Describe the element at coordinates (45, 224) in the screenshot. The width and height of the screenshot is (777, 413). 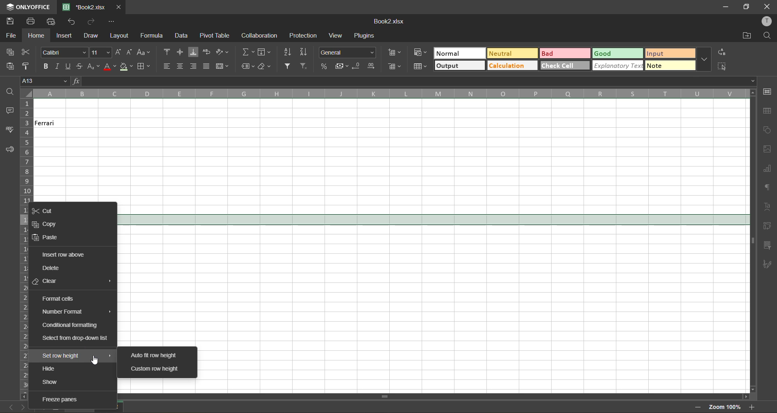
I see `copy` at that location.